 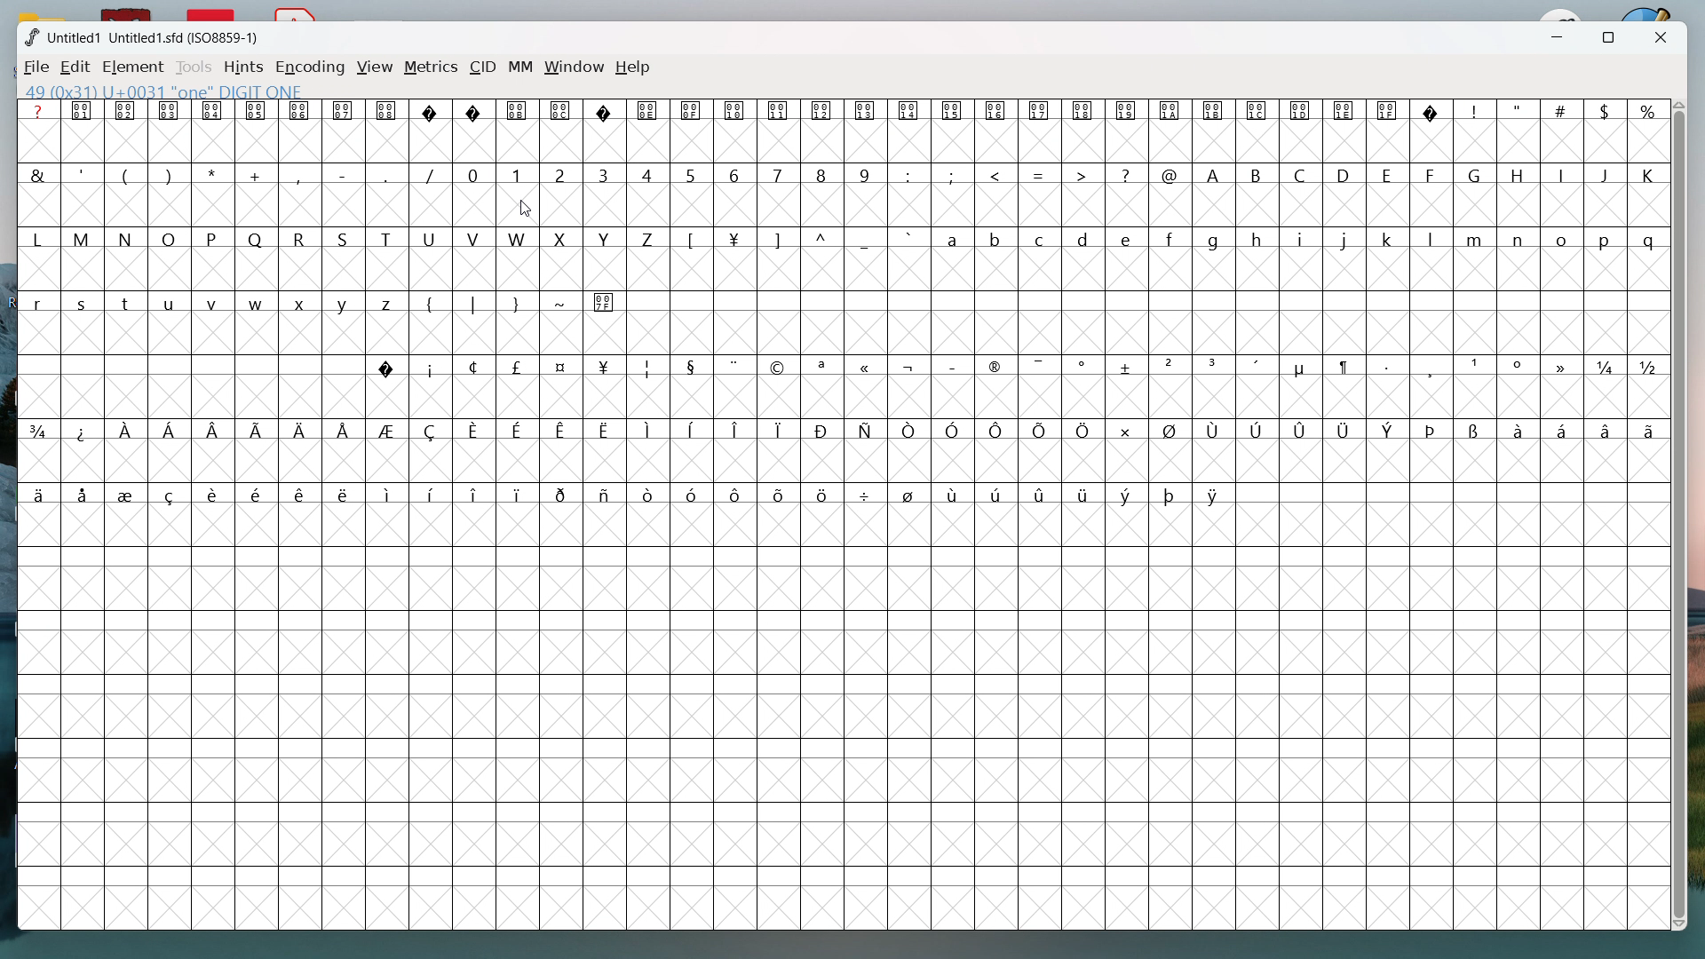 I want to click on 3, so click(x=606, y=174).